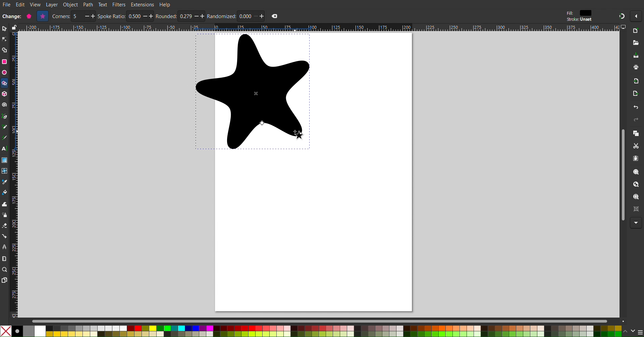 Image resolution: width=644 pixels, height=337 pixels. I want to click on Snapping, so click(621, 16).